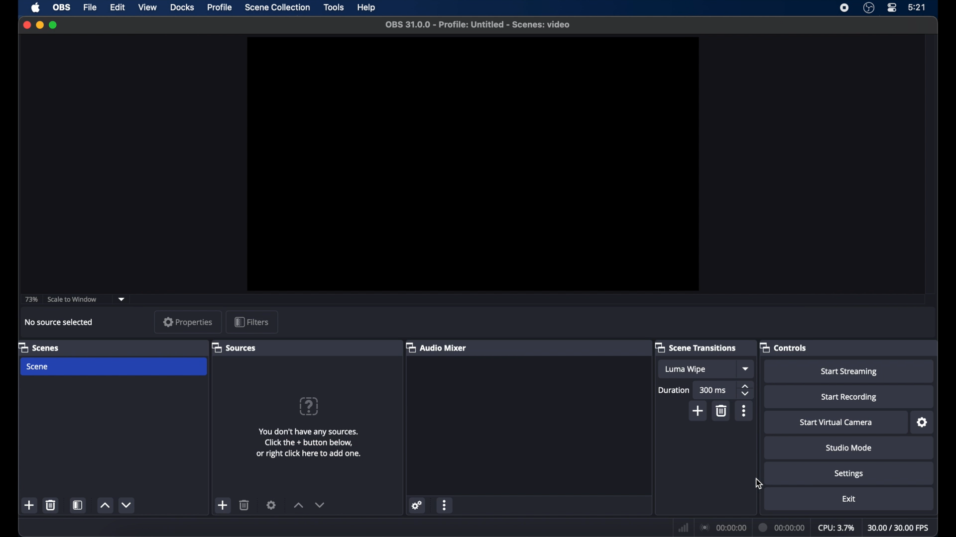 This screenshot has width=956, height=537. What do you see at coordinates (723, 528) in the screenshot?
I see `connection` at bounding box center [723, 528].